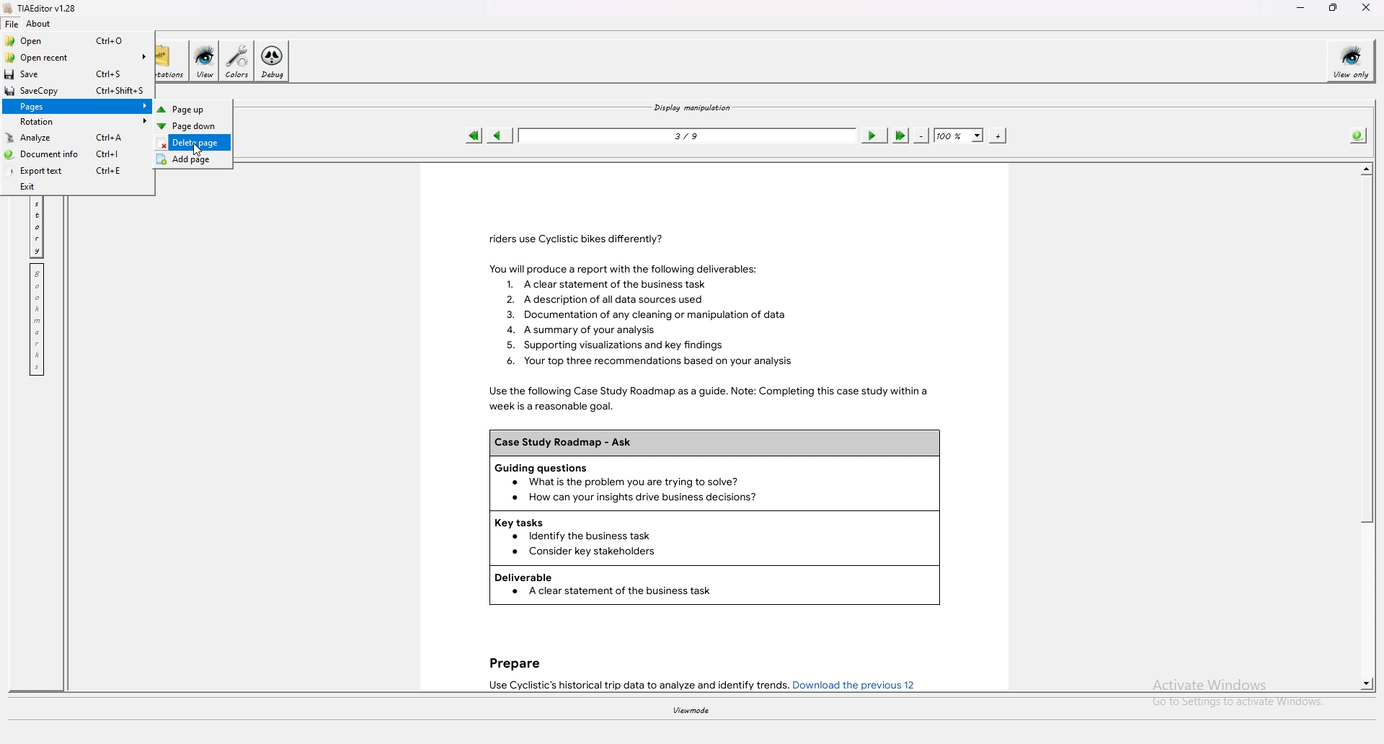  Describe the element at coordinates (633, 685) in the screenshot. I see `Use Cyclistic’s historical trip data to analyze and identify trends.` at that location.